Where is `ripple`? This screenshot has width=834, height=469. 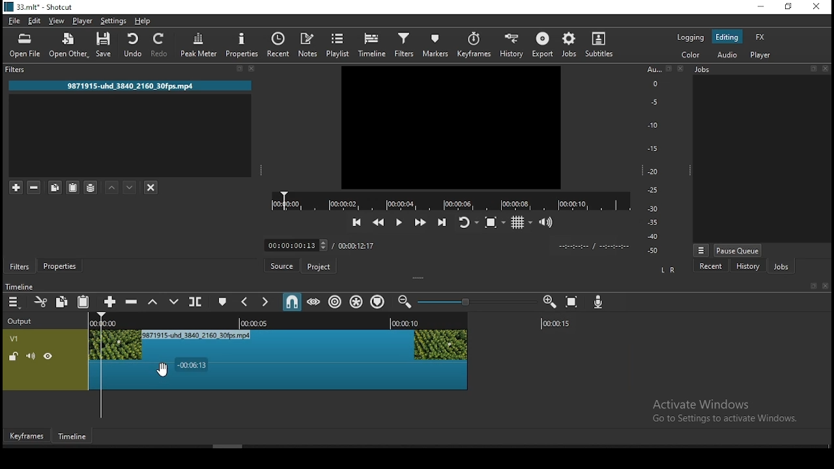 ripple is located at coordinates (336, 302).